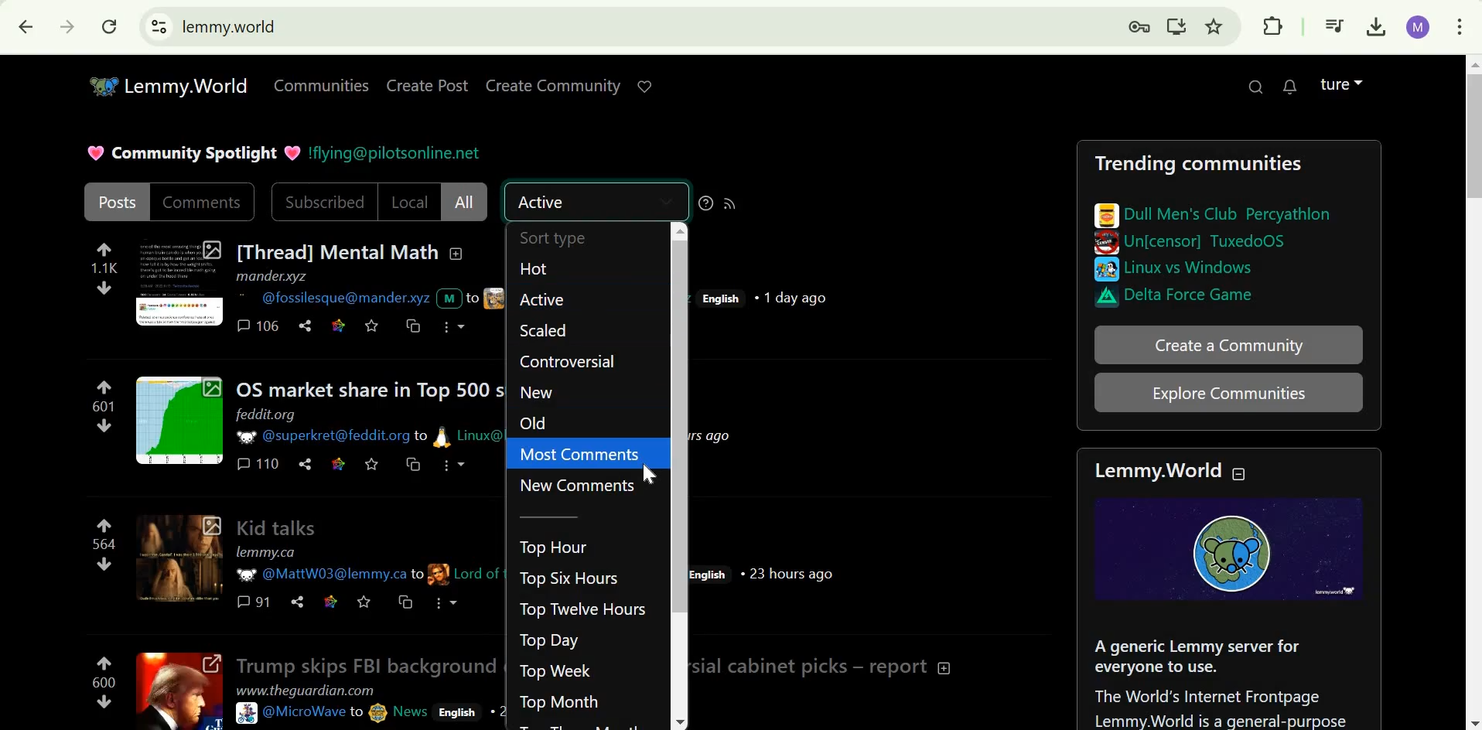 The height and width of the screenshot is (730, 1482). I want to click on Manage your passwords, so click(1141, 27).